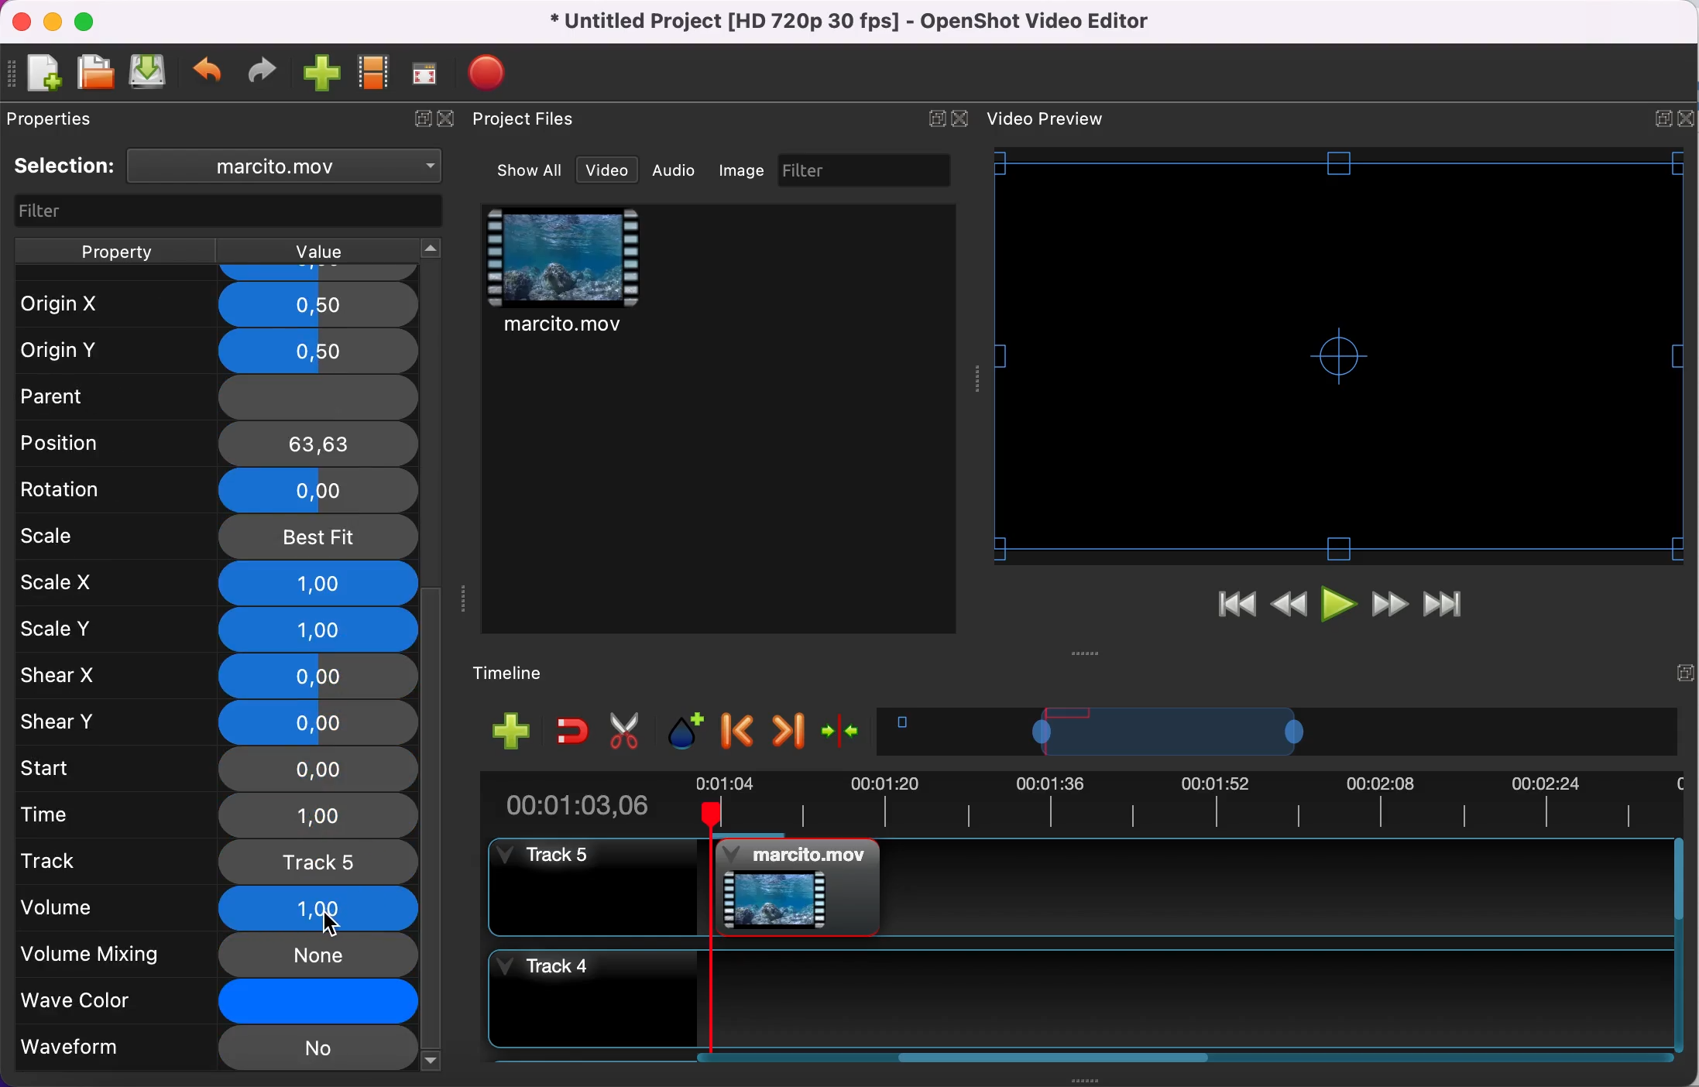 This screenshot has width=1699, height=1087. What do you see at coordinates (790, 731) in the screenshot?
I see `next marker` at bounding box center [790, 731].